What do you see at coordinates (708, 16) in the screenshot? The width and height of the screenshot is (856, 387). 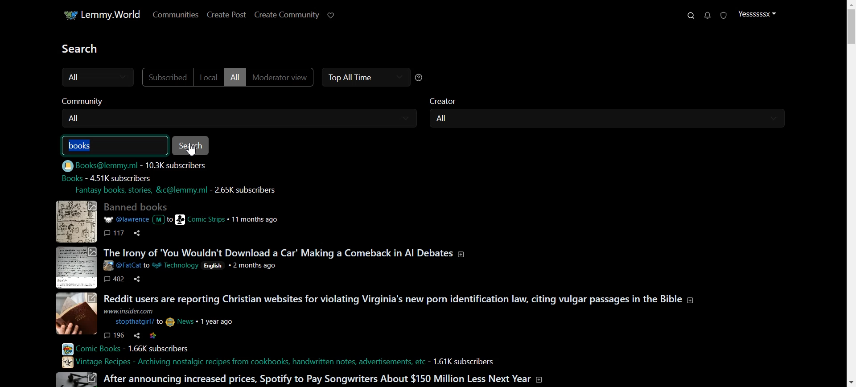 I see `Unread messages` at bounding box center [708, 16].